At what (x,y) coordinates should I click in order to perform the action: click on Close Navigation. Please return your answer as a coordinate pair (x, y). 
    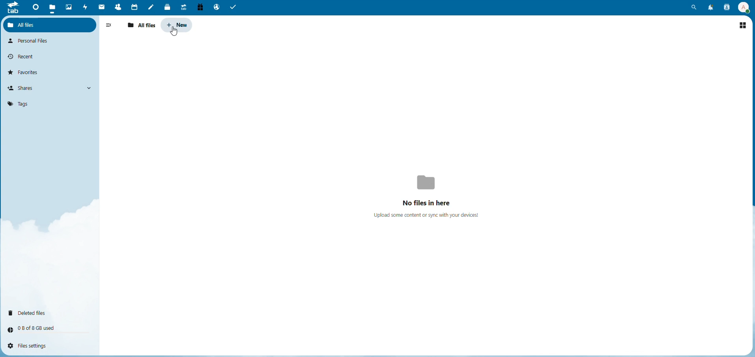
    Looking at the image, I should click on (110, 26).